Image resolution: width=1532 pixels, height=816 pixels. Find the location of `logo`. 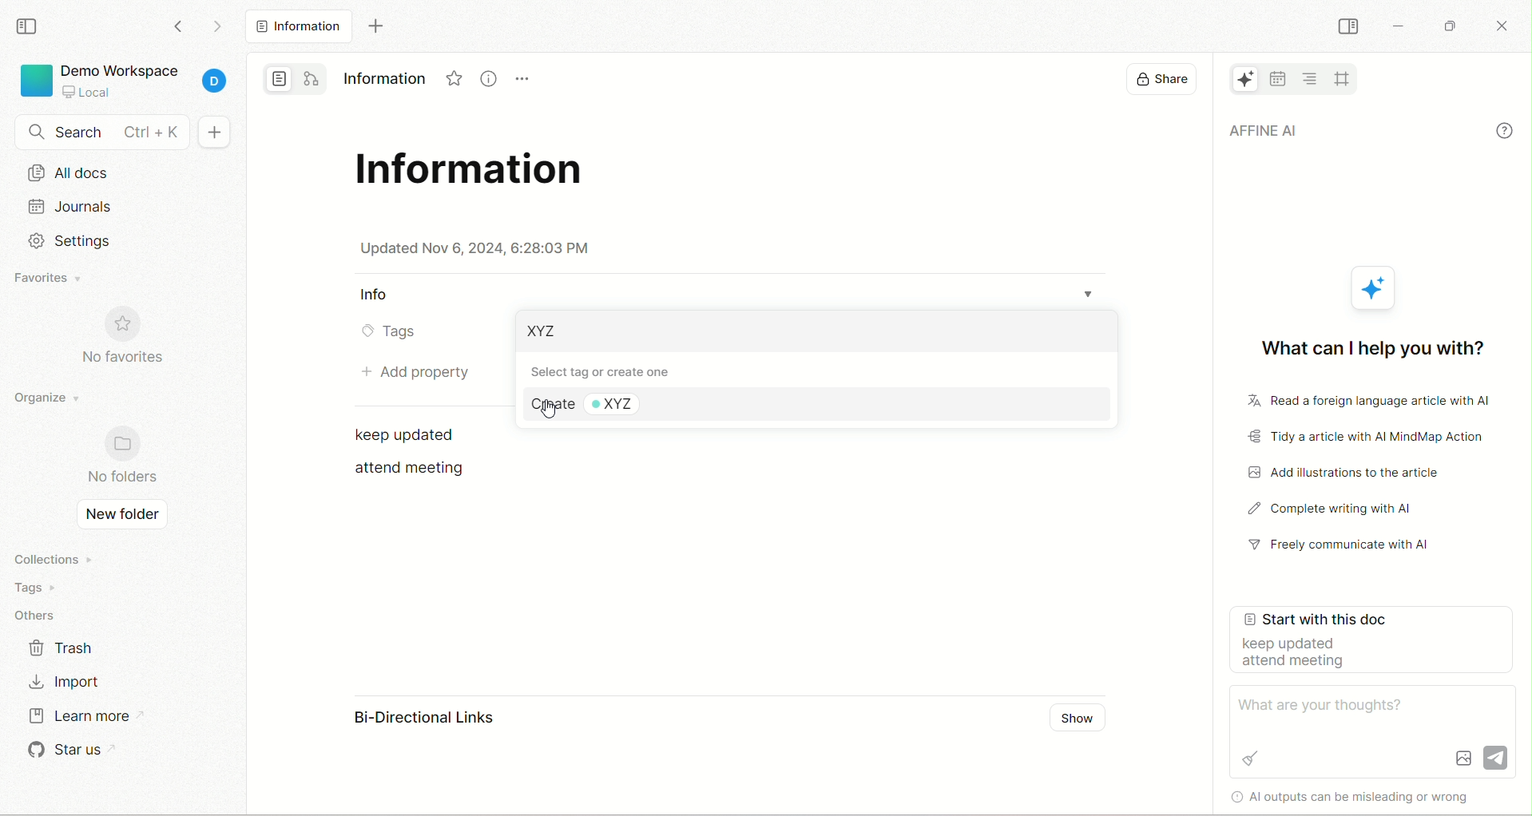

logo is located at coordinates (34, 83).